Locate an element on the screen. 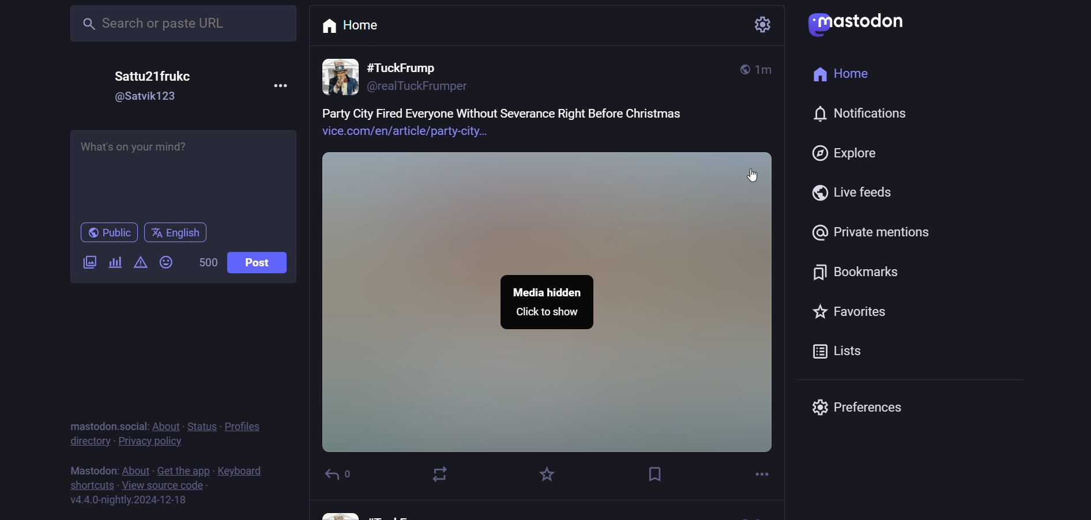  Language is located at coordinates (178, 232).